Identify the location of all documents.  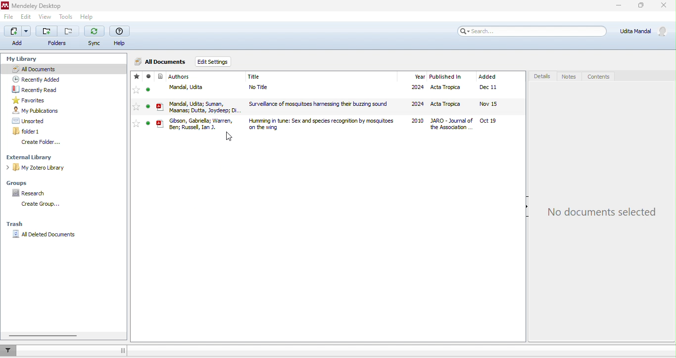
(161, 60).